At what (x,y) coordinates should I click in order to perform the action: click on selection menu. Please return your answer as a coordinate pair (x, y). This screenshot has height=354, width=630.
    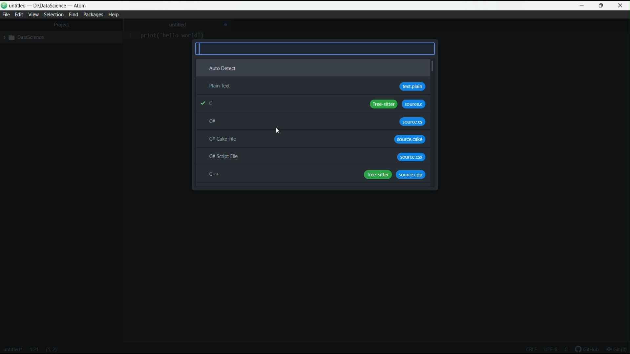
    Looking at the image, I should click on (53, 15).